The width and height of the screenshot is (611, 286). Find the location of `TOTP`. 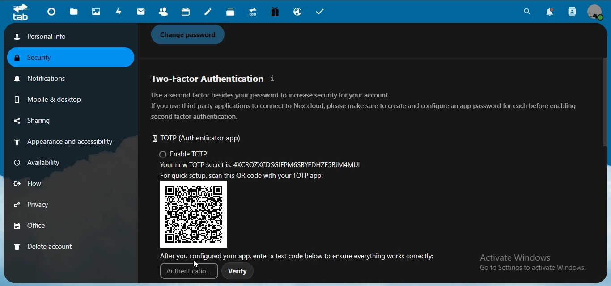

TOTP is located at coordinates (201, 139).